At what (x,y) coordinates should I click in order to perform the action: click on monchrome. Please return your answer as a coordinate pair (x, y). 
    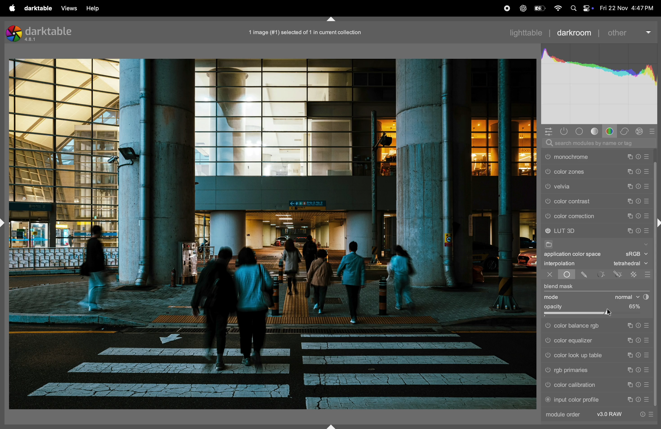
    Looking at the image, I should click on (586, 171).